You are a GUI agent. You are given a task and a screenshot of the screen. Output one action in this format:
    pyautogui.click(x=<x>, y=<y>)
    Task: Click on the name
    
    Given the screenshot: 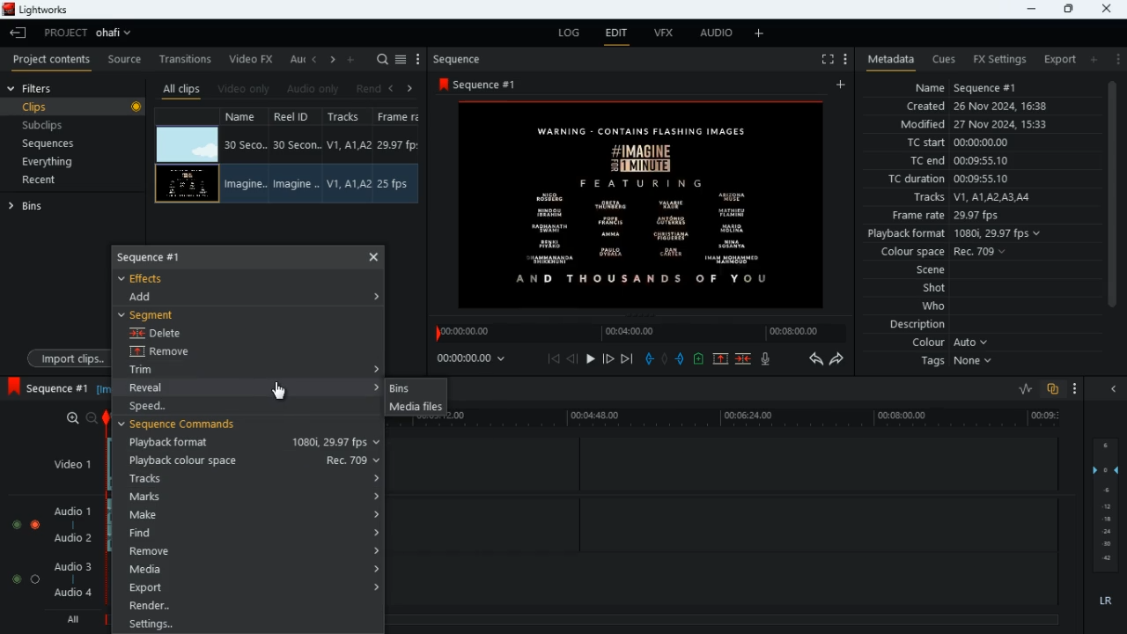 What is the action you would take?
    pyautogui.click(x=245, y=118)
    